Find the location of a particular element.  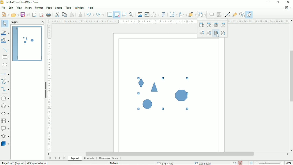

dimension lines is located at coordinates (108, 158).